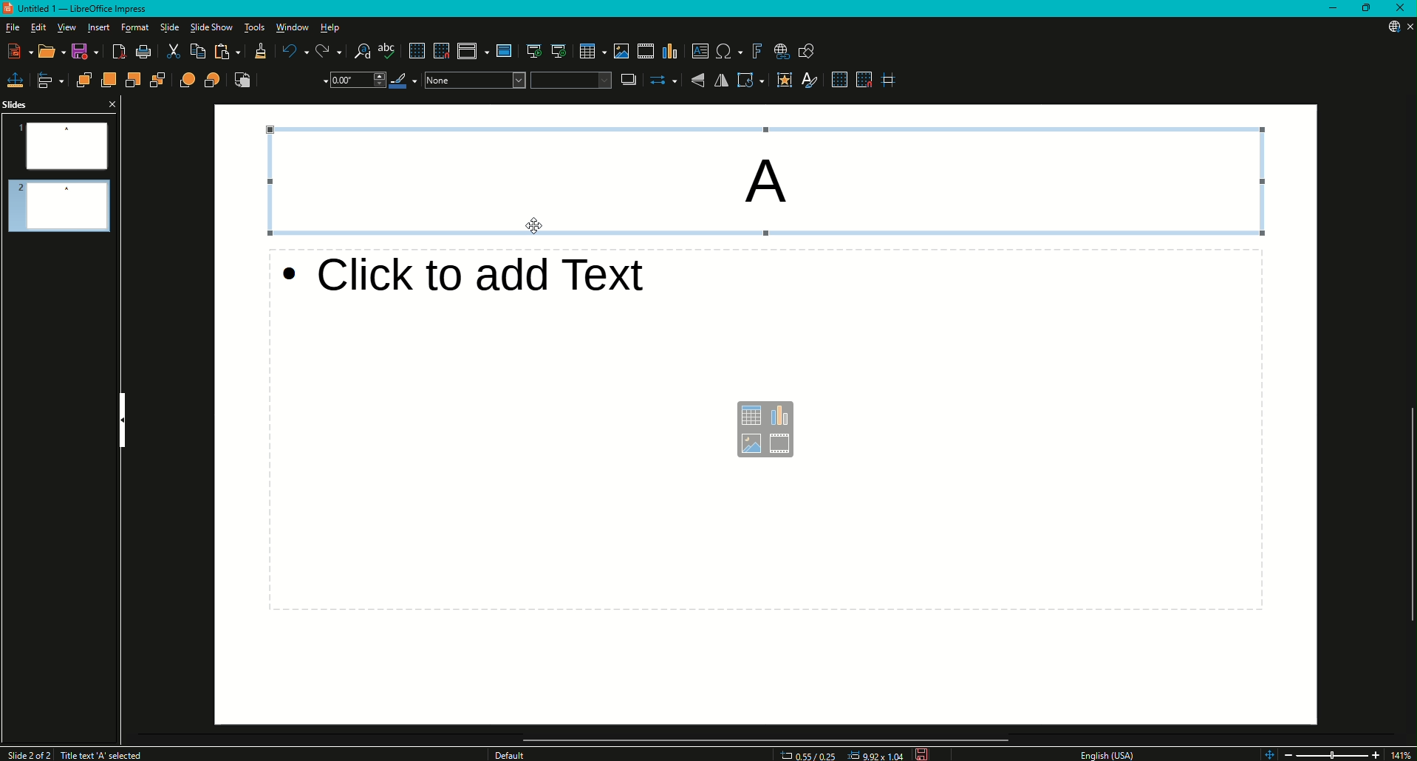 This screenshot has height=761, width=1417. What do you see at coordinates (355, 49) in the screenshot?
I see `Find and Replace` at bounding box center [355, 49].